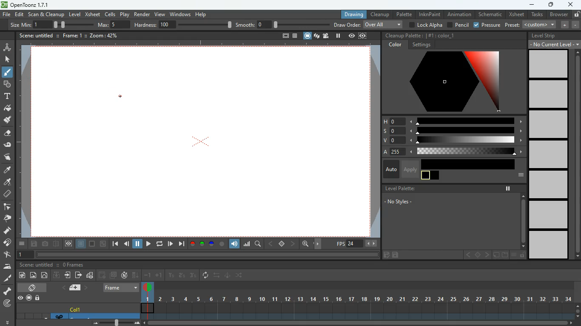  What do you see at coordinates (460, 14) in the screenshot?
I see `animation` at bounding box center [460, 14].